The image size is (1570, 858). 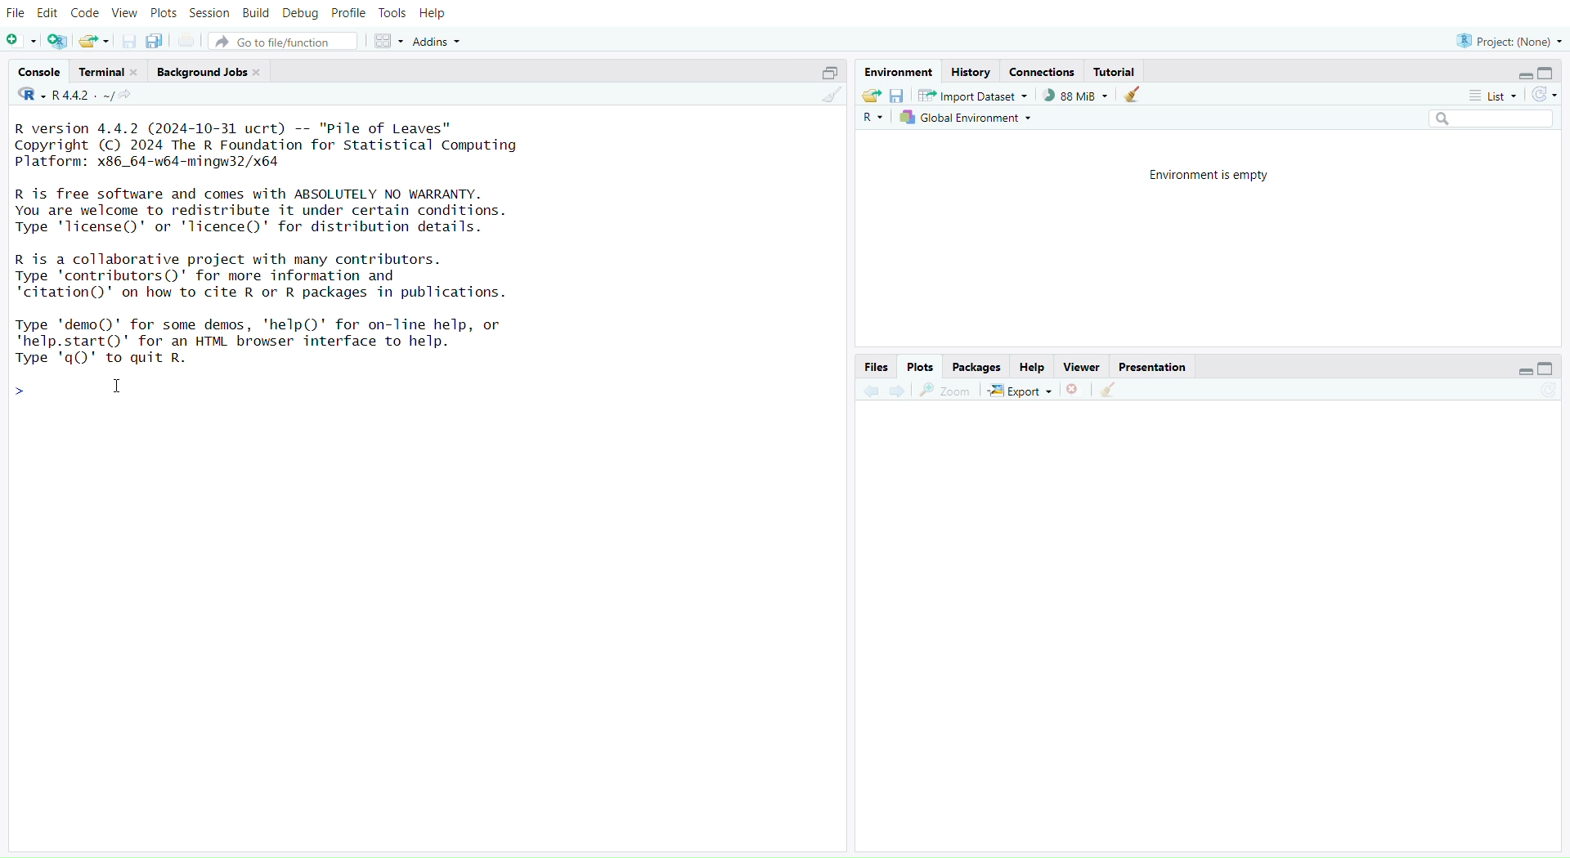 What do you see at coordinates (1076, 390) in the screenshot?
I see `remove current plot` at bounding box center [1076, 390].